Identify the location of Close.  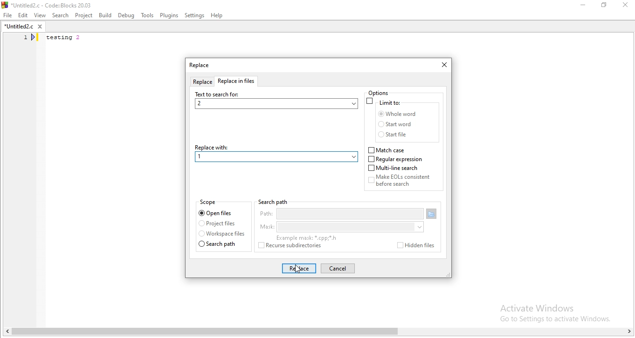
(626, 6).